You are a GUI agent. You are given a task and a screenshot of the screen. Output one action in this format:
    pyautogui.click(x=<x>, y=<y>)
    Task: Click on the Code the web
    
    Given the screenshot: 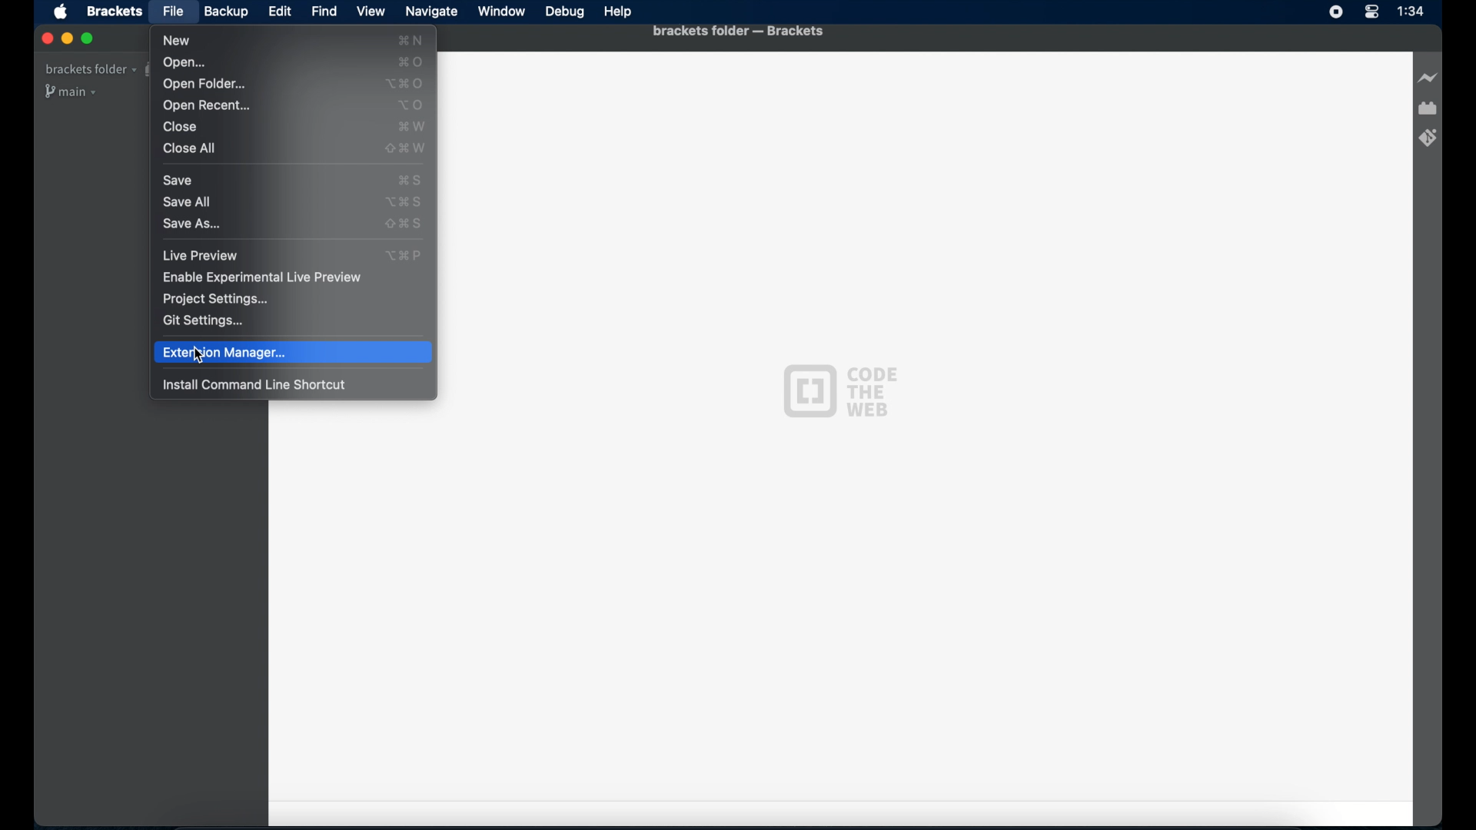 What is the action you would take?
    pyautogui.click(x=839, y=391)
    